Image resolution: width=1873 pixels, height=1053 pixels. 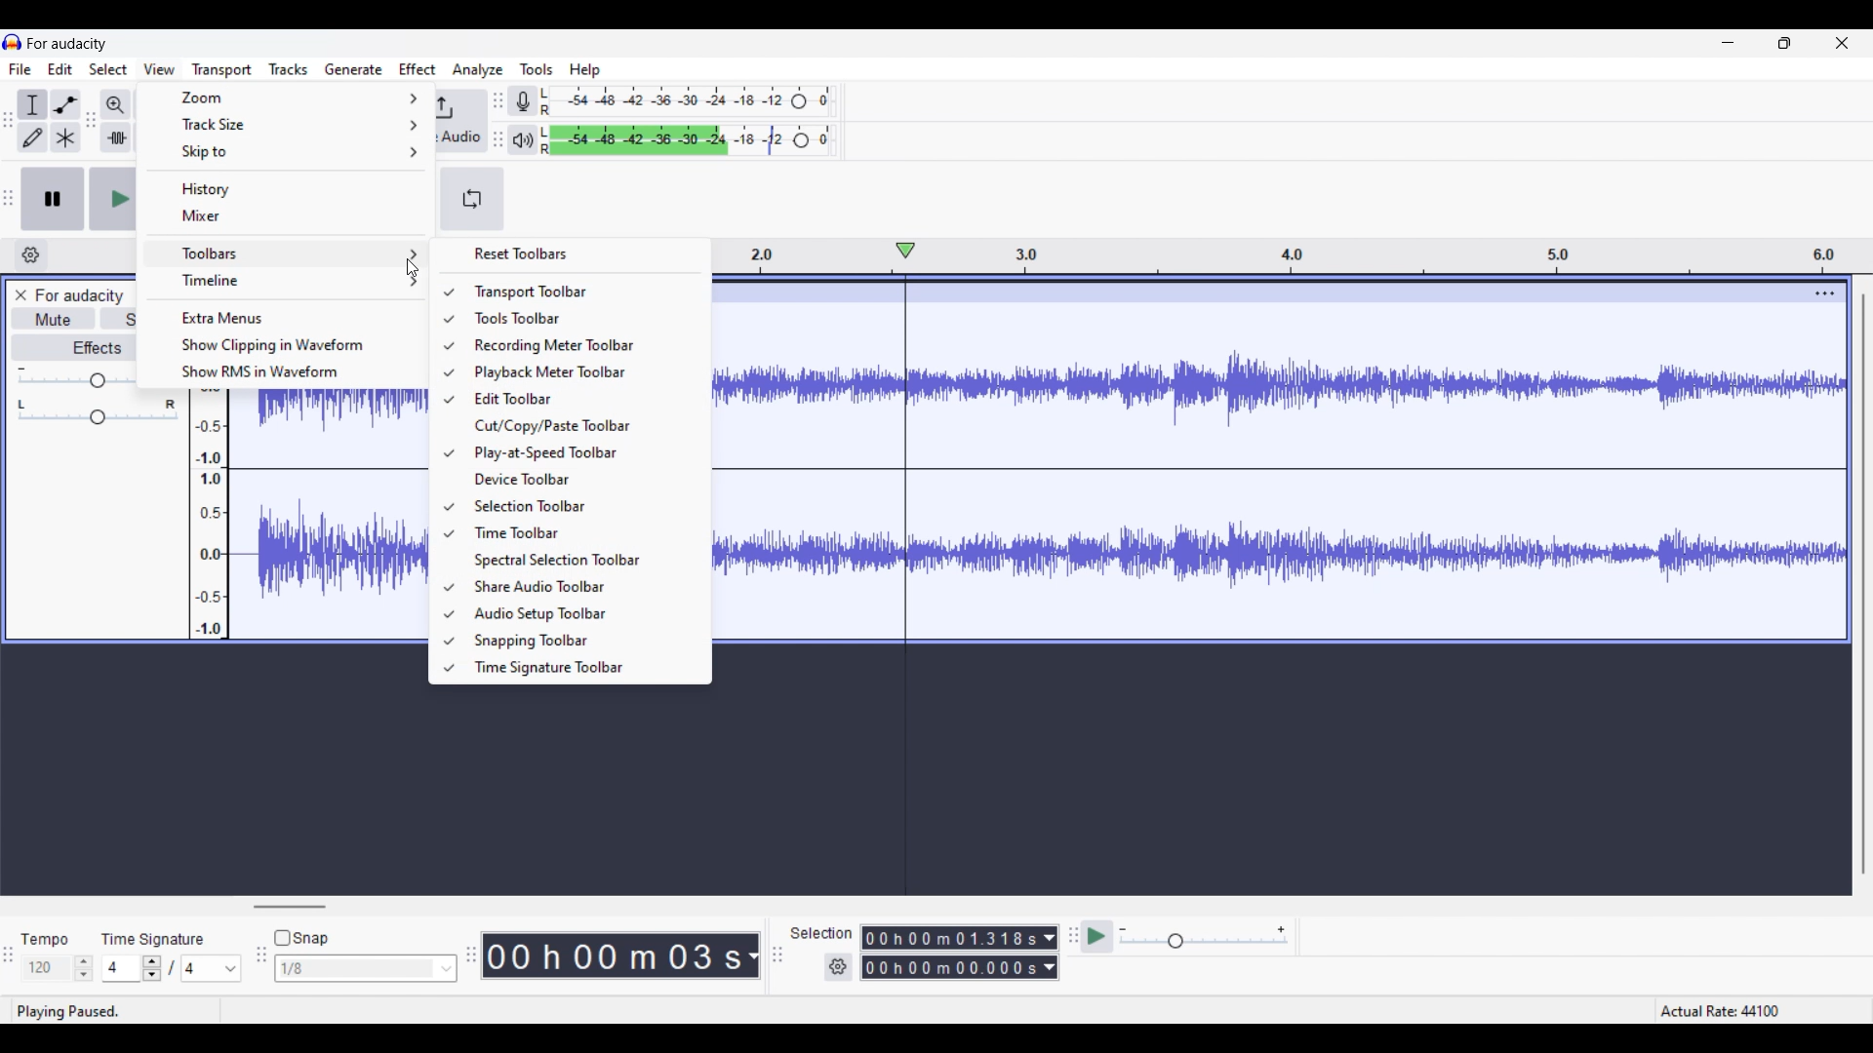 I want to click on Device toolbar, so click(x=578, y=479).